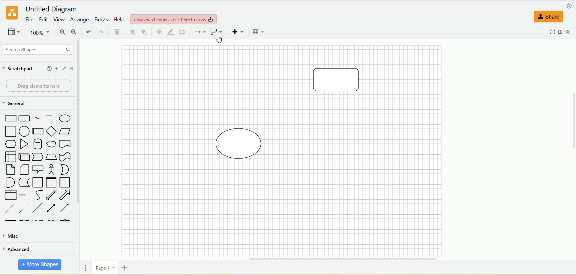 The image size is (576, 275). Describe the element at coordinates (37, 168) in the screenshot. I see `shapes` at that location.